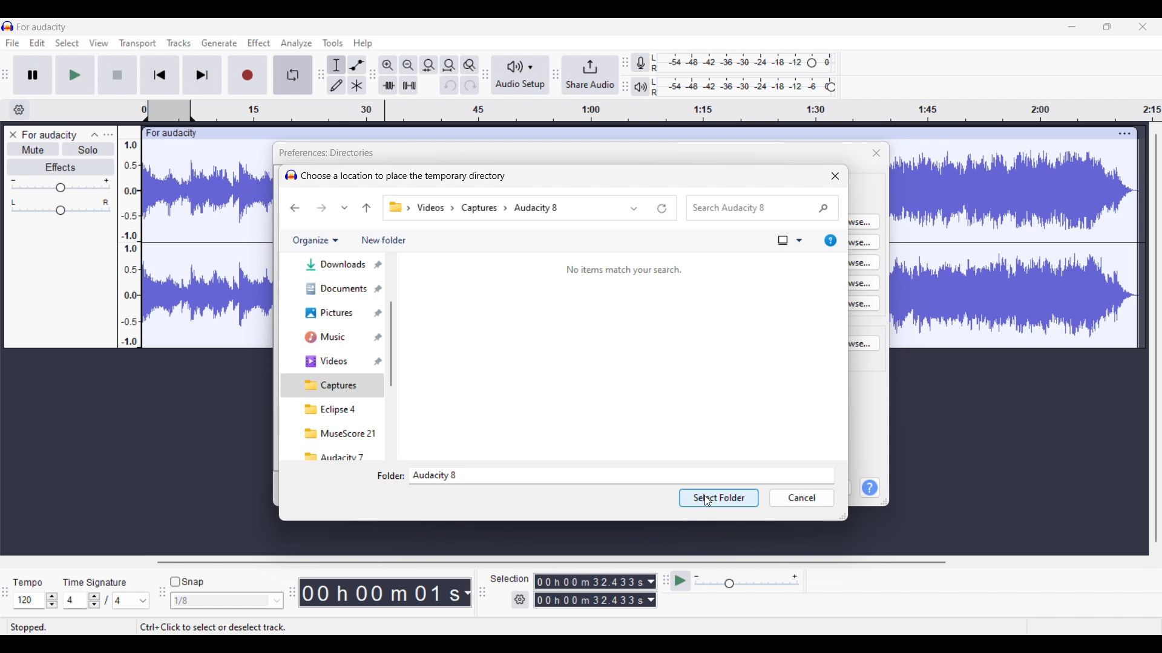 This screenshot has width=1162, height=653. Describe the element at coordinates (13, 135) in the screenshot. I see `Close track` at that location.